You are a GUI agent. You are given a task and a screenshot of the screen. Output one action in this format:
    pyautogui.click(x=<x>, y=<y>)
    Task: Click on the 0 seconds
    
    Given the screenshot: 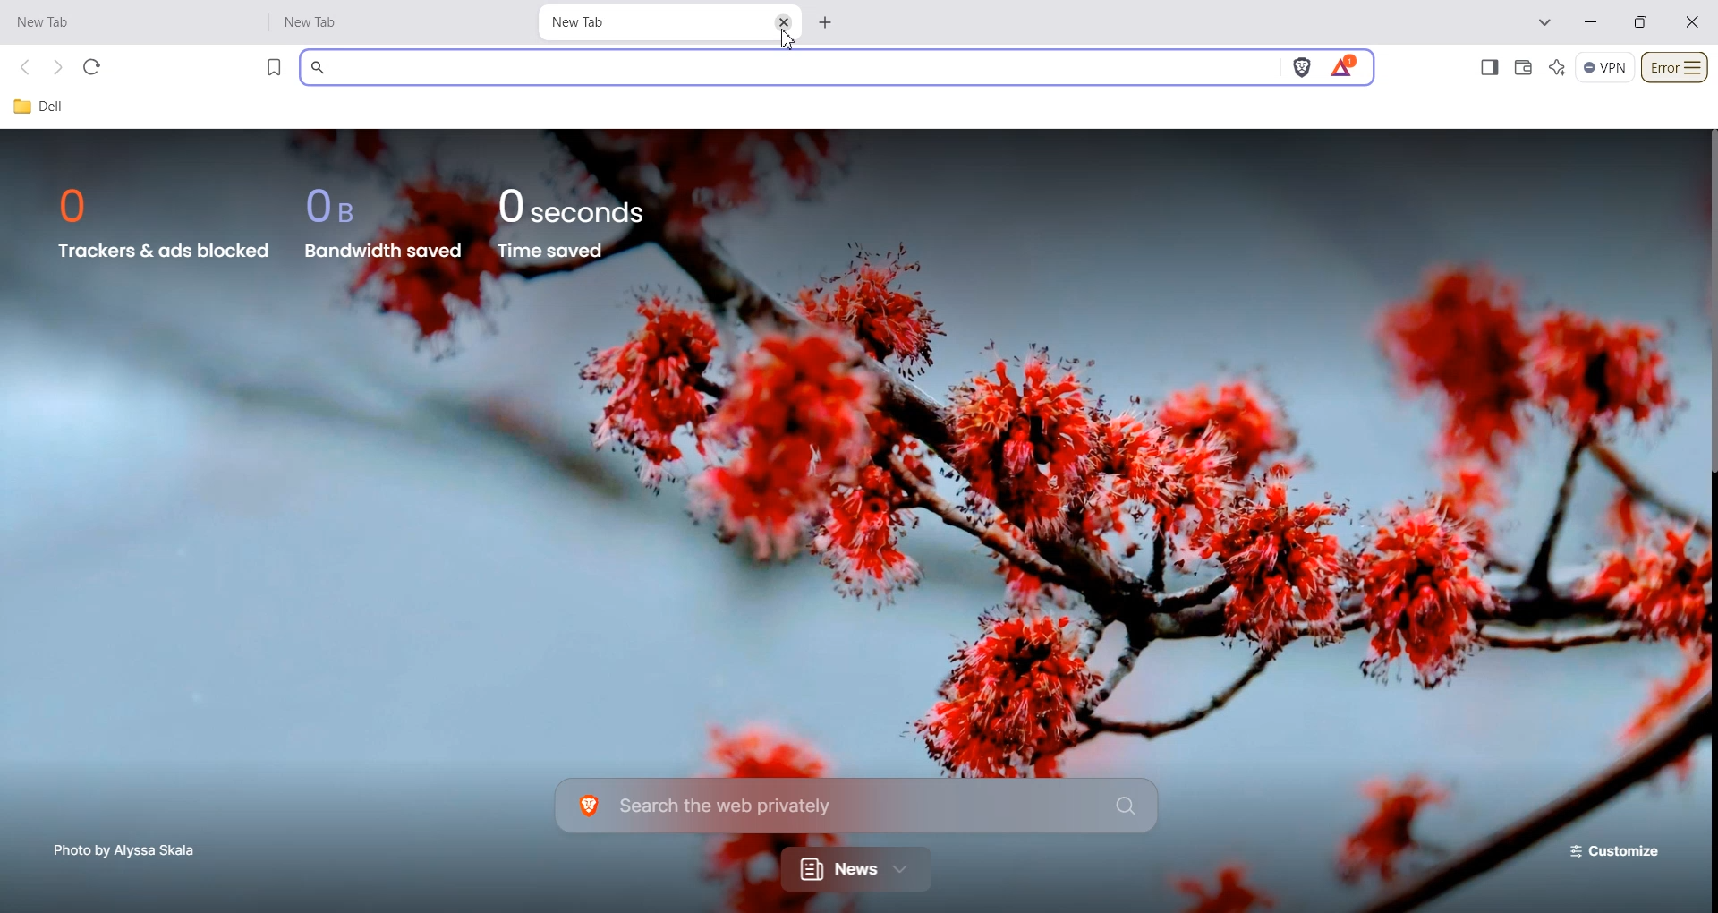 What is the action you would take?
    pyautogui.click(x=583, y=203)
    